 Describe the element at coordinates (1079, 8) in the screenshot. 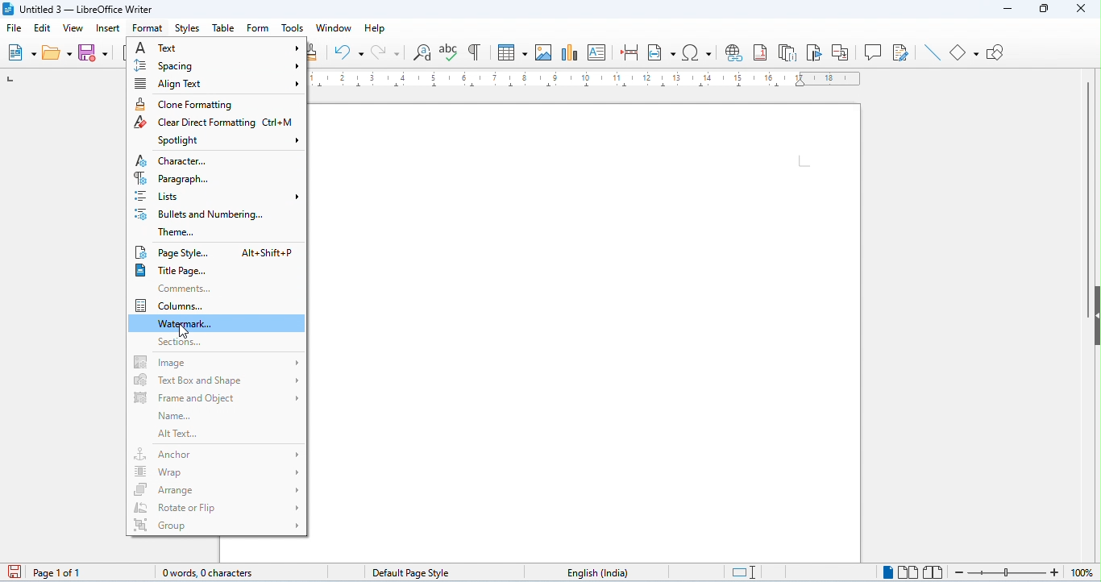

I see `close` at that location.